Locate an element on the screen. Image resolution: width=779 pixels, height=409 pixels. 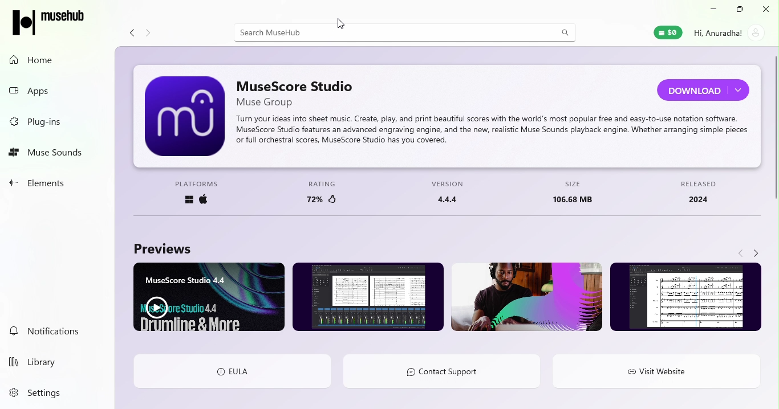
Visit website is located at coordinates (655, 374).